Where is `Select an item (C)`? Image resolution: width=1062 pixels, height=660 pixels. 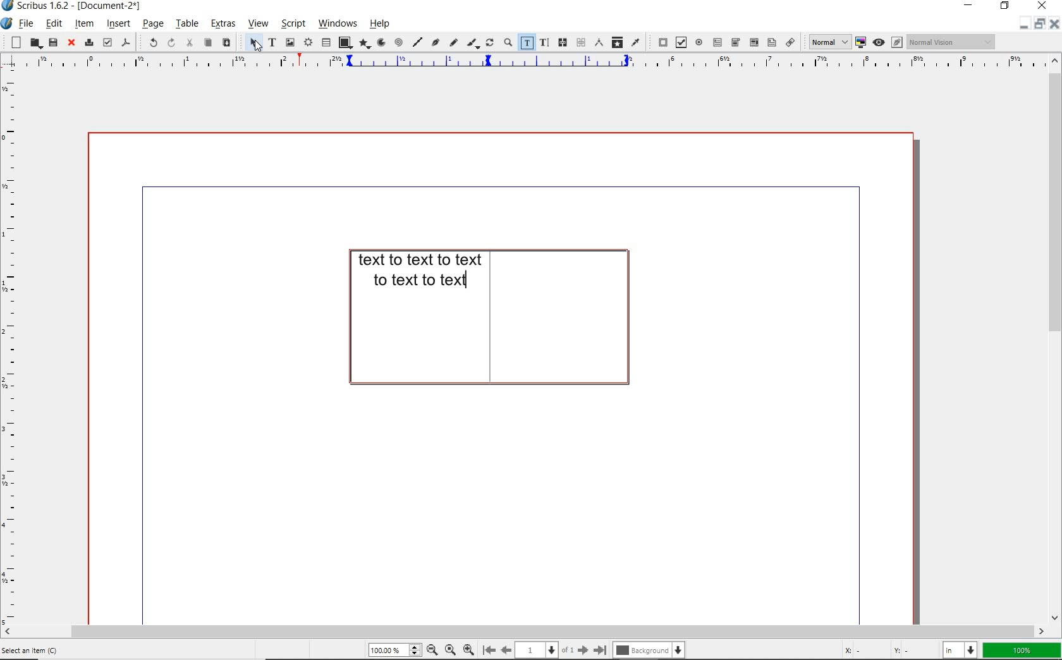 Select an item (C) is located at coordinates (40, 651).